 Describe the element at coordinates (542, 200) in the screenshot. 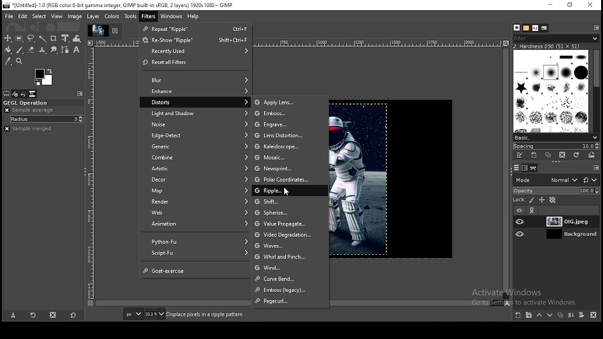

I see `lock position and size` at that location.